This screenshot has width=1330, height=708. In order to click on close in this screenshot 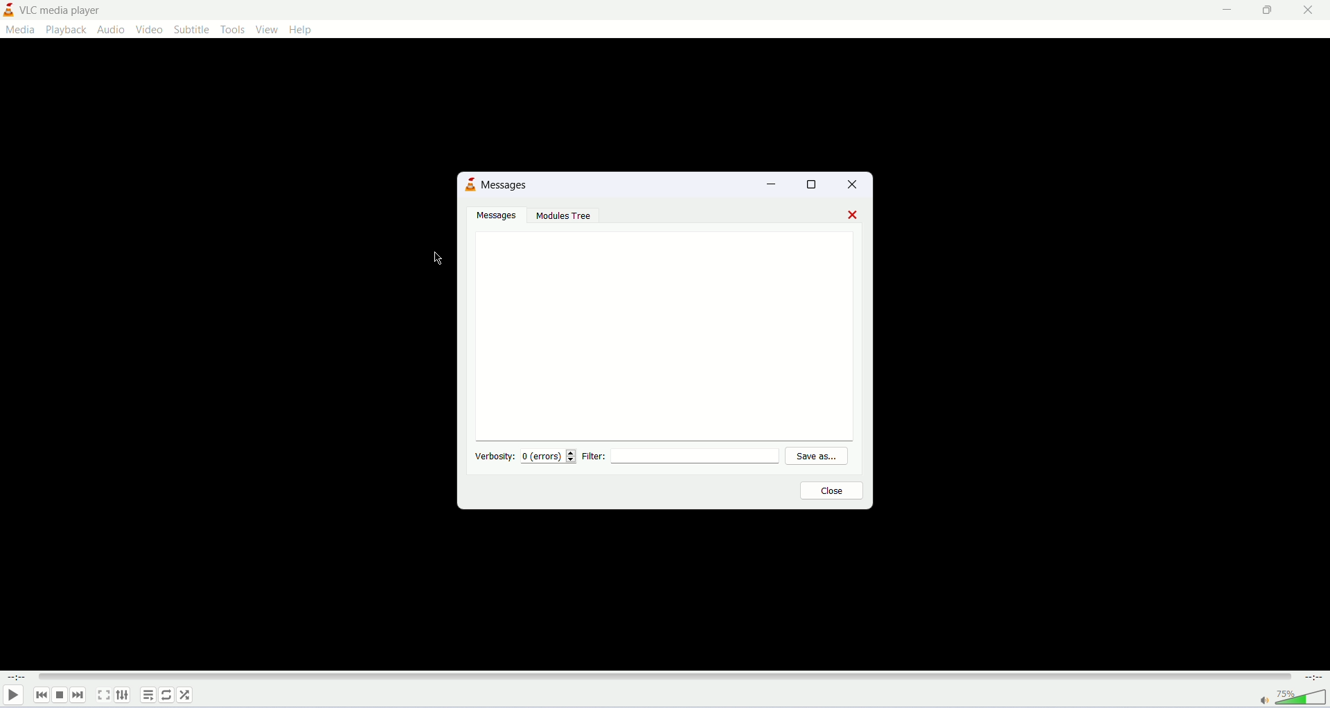, I will do `click(1309, 12)`.